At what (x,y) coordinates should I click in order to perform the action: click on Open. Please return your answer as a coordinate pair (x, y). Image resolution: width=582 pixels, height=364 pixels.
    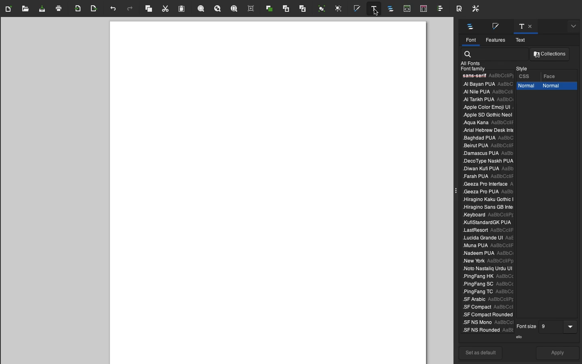
    Looking at the image, I should click on (26, 11).